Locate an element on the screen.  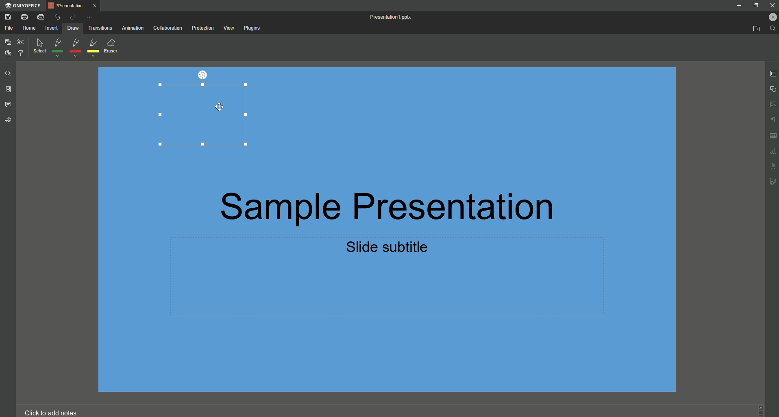
Find is located at coordinates (7, 72).